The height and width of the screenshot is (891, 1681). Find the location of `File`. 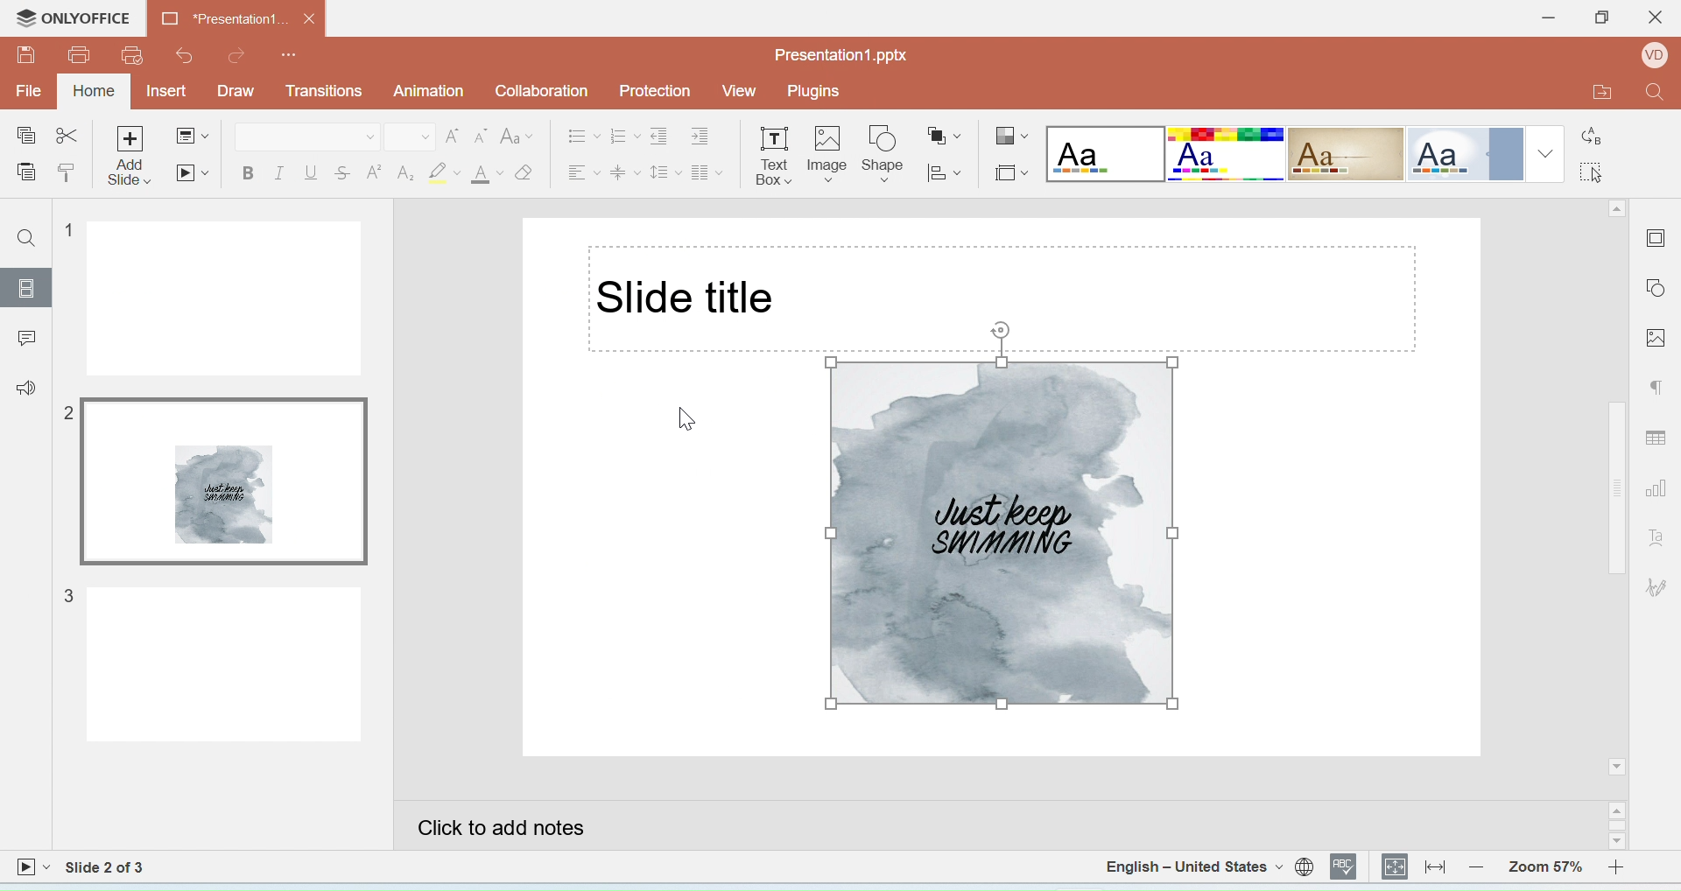

File is located at coordinates (31, 90).